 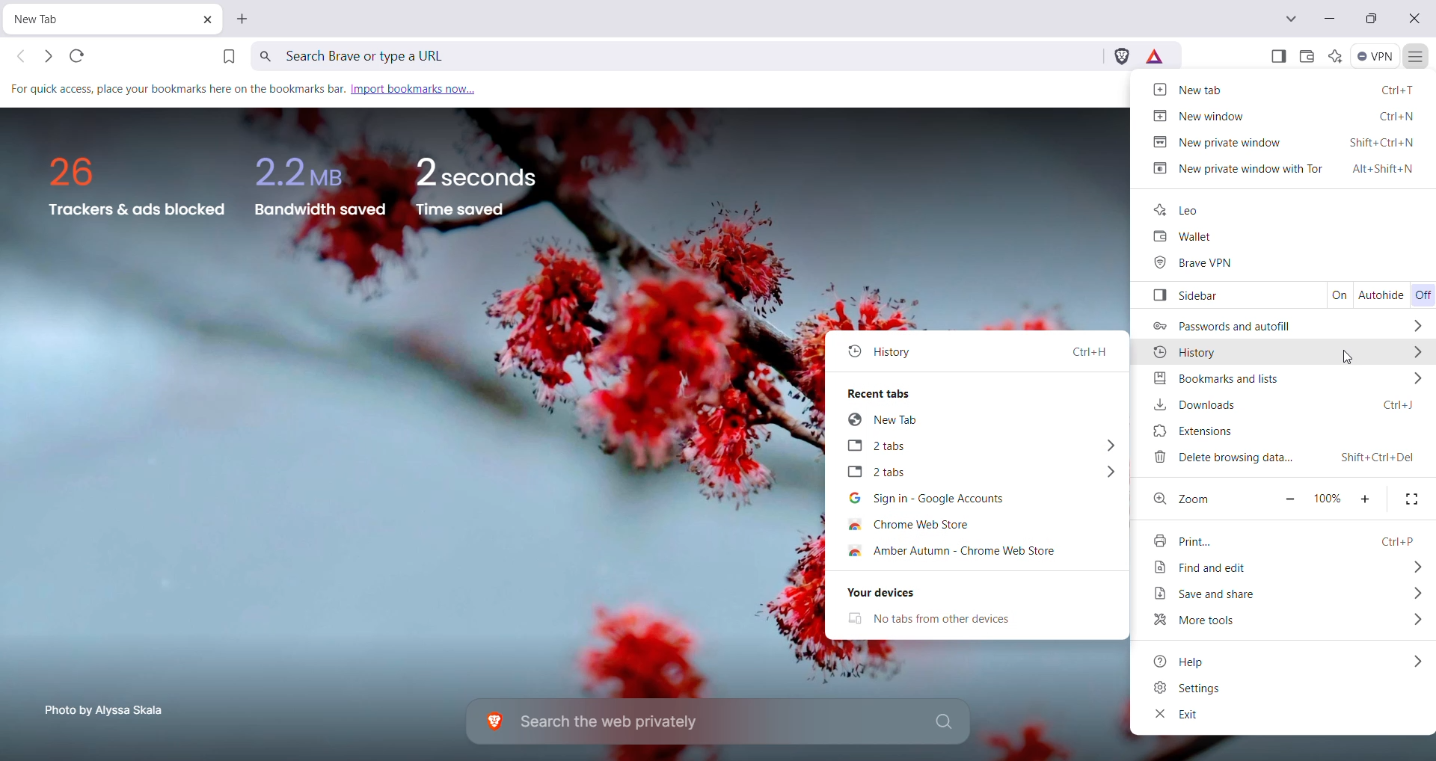 What do you see at coordinates (1334, 56) in the screenshot?
I see `Leo AI` at bounding box center [1334, 56].